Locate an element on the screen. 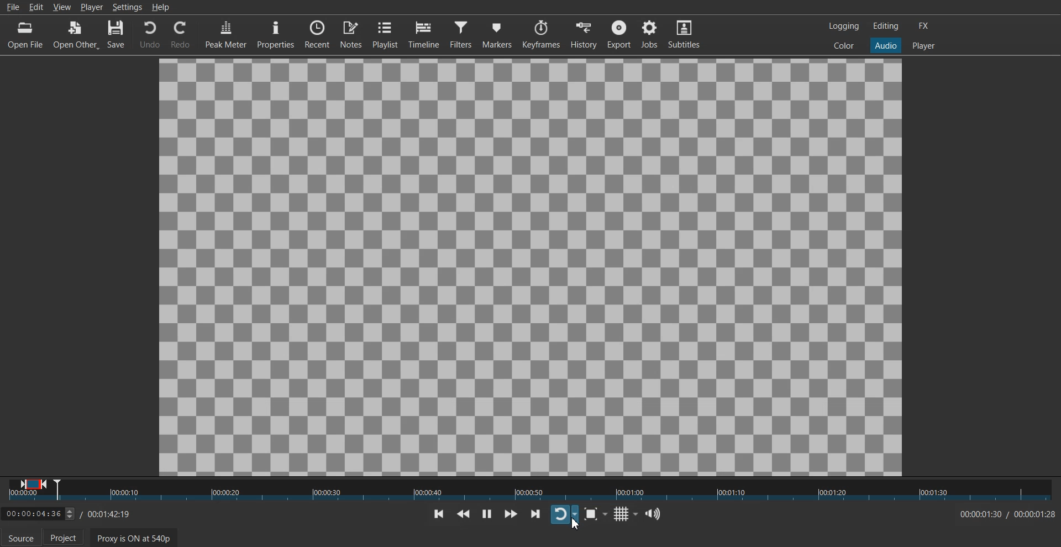  Filter is located at coordinates (461, 34).